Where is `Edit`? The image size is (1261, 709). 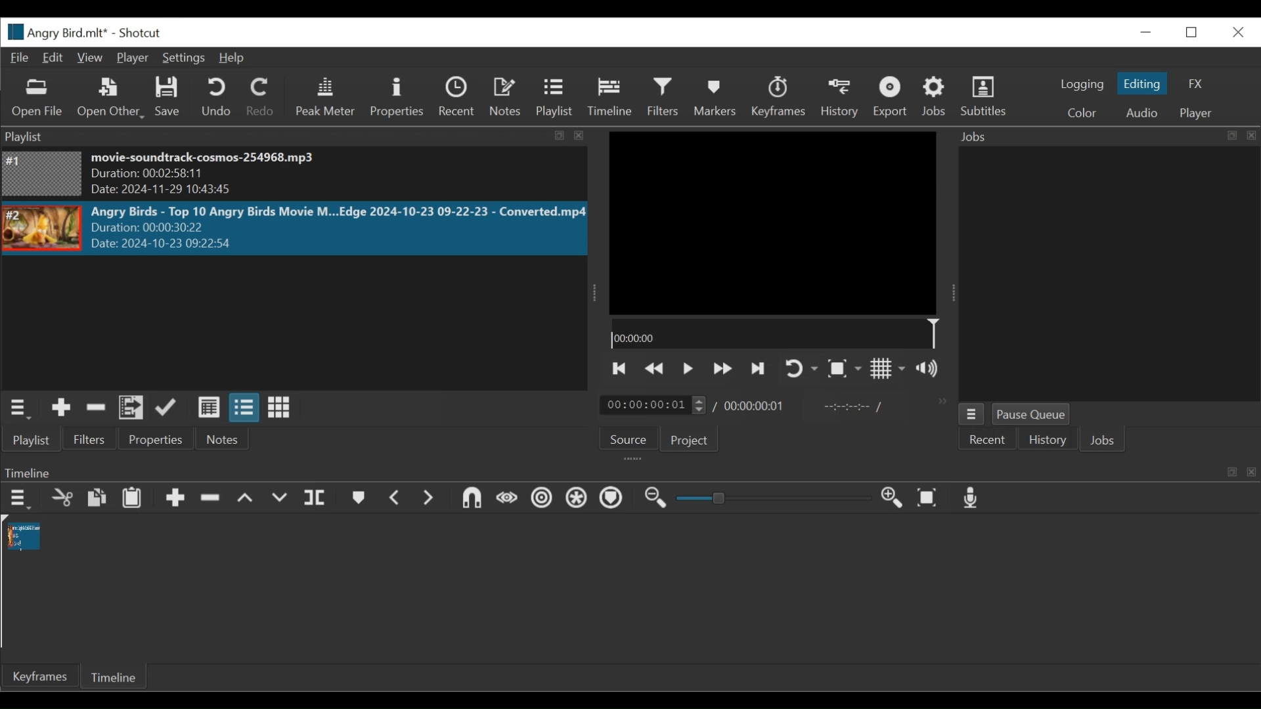 Edit is located at coordinates (53, 57).